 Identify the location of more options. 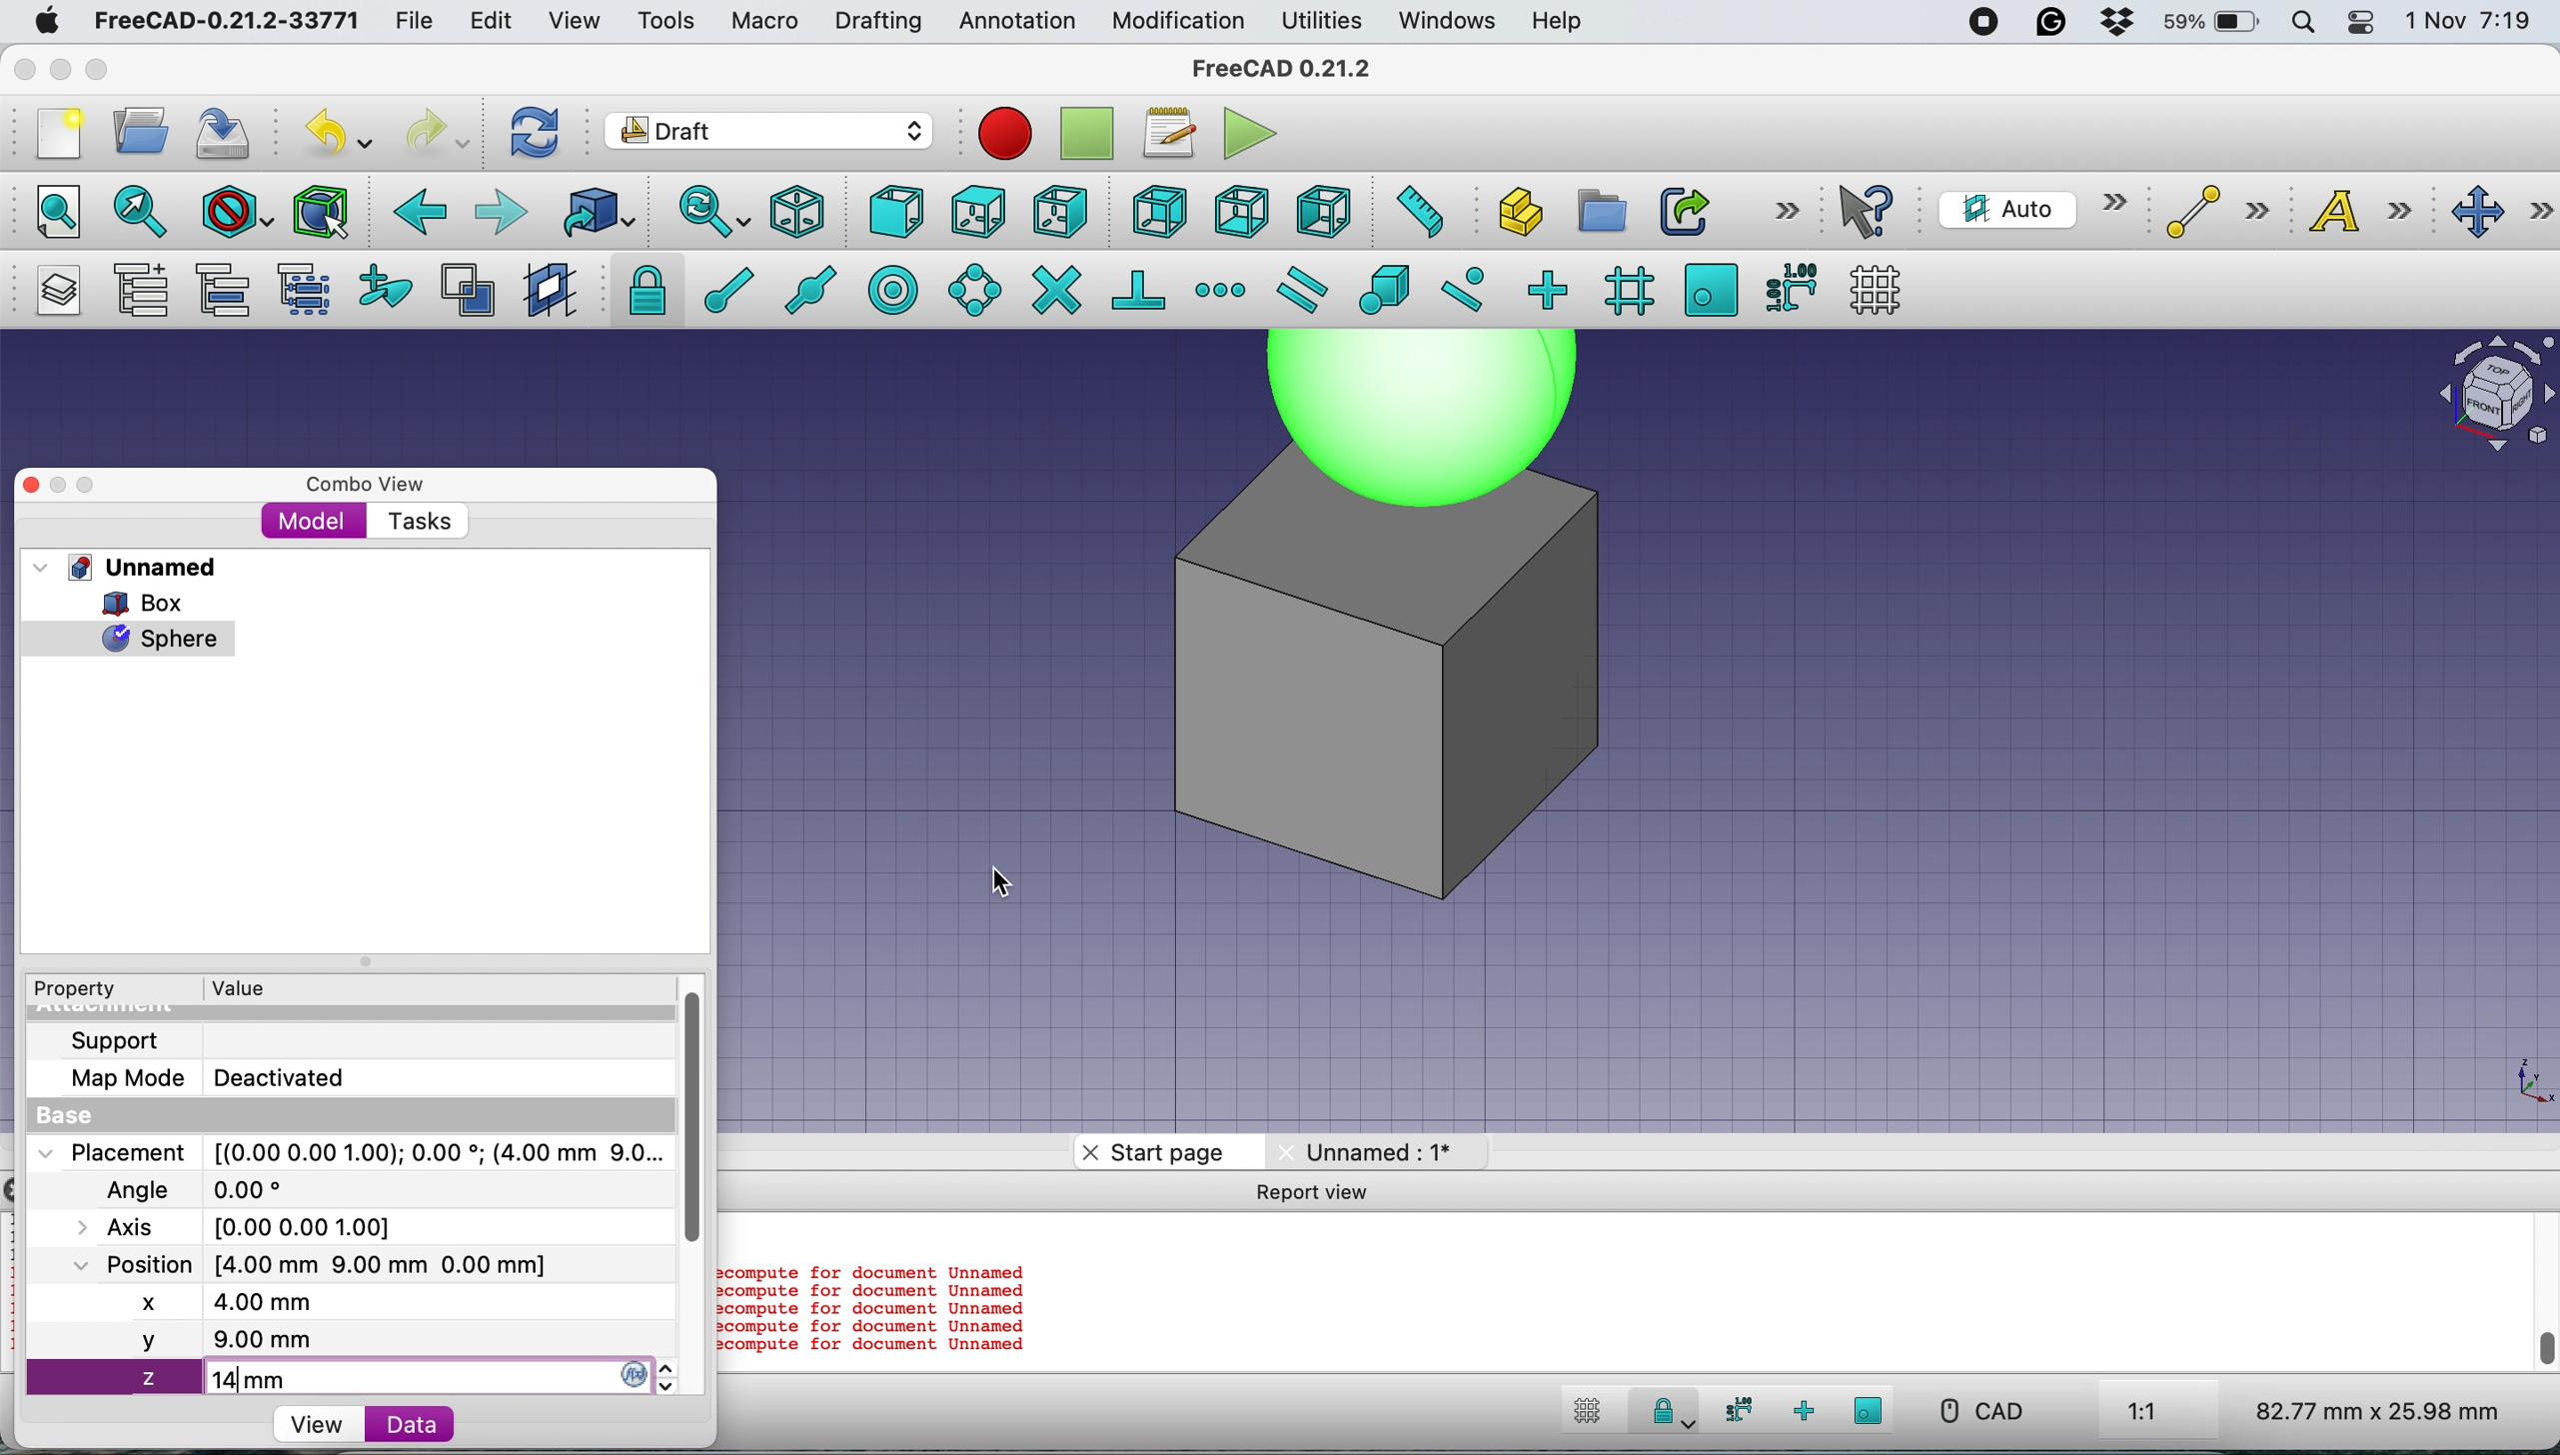
(1787, 209).